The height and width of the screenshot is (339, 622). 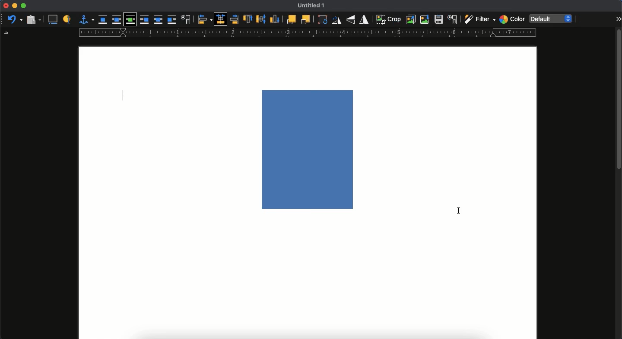 What do you see at coordinates (205, 20) in the screenshot?
I see `objects` at bounding box center [205, 20].